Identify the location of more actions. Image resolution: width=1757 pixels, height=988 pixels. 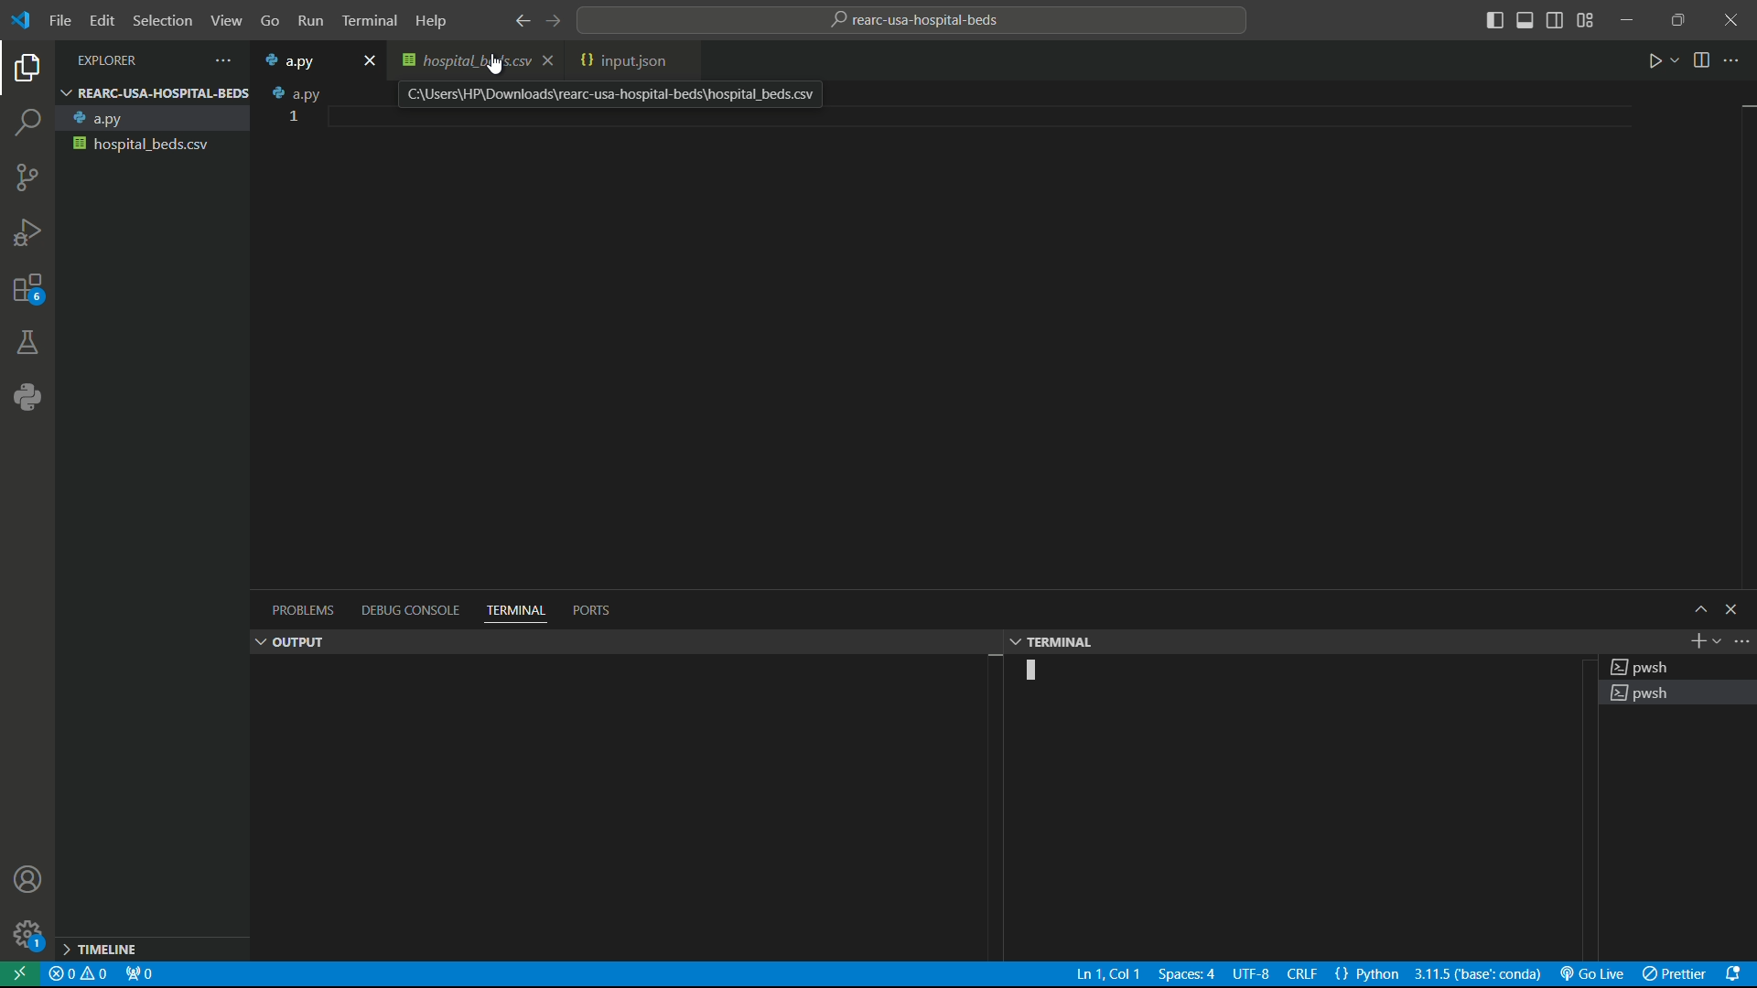
(1741, 642).